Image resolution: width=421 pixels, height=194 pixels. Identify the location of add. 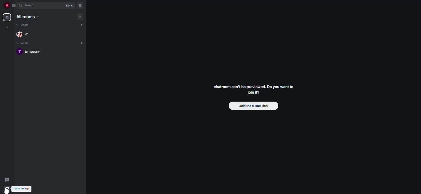
(82, 43).